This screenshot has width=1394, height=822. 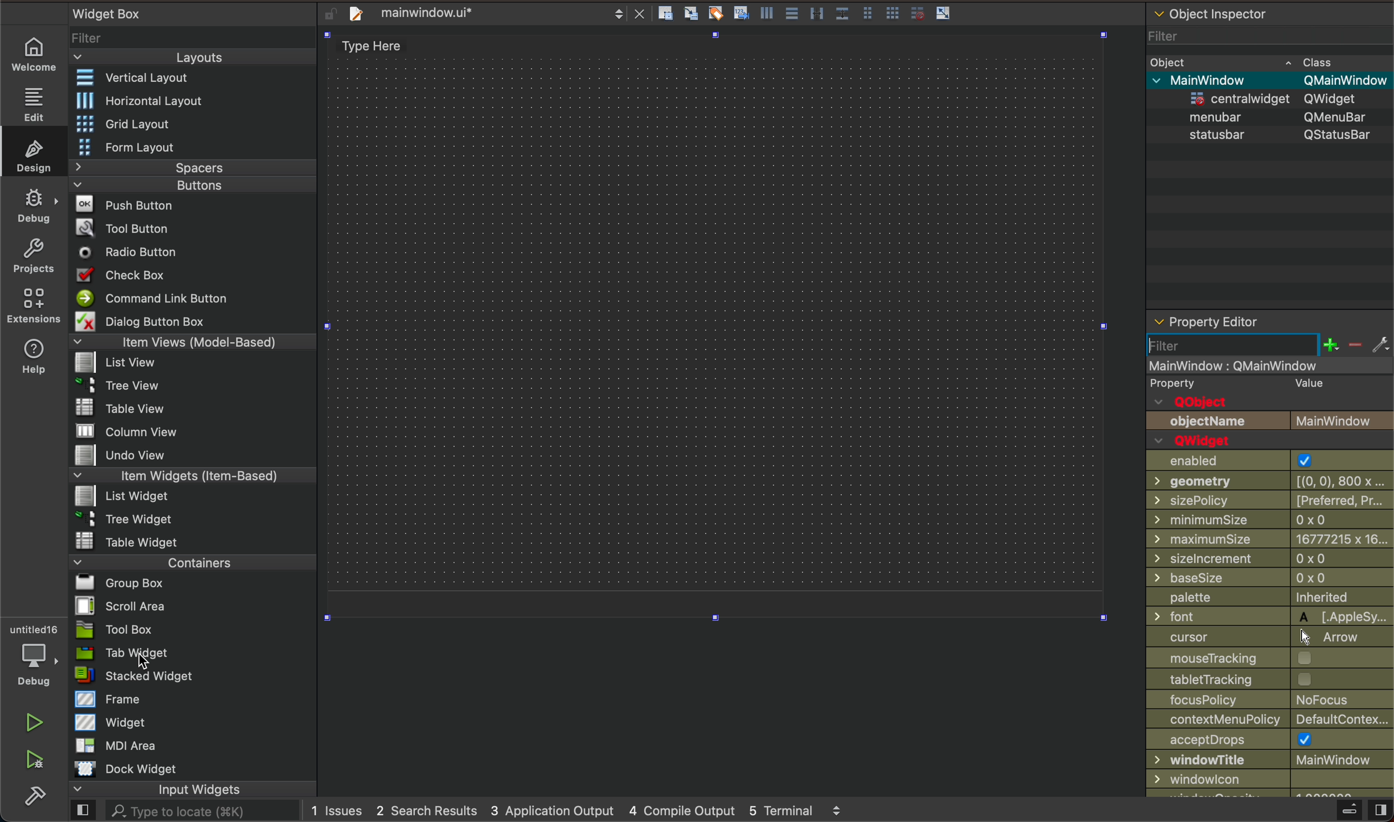 I want to click on Push Button, so click(x=116, y=204).